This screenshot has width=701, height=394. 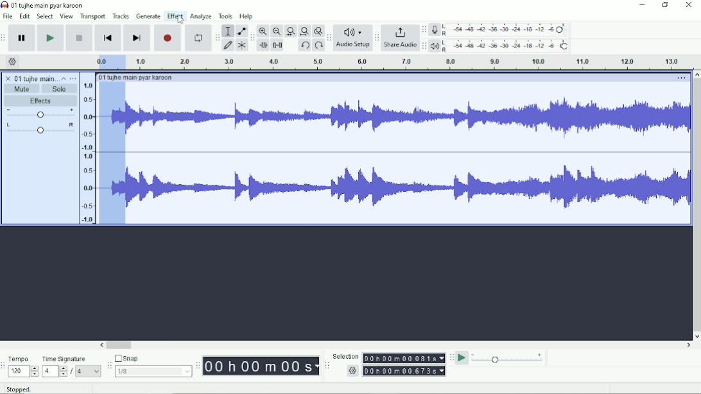 I want to click on Multi-tool, so click(x=241, y=47).